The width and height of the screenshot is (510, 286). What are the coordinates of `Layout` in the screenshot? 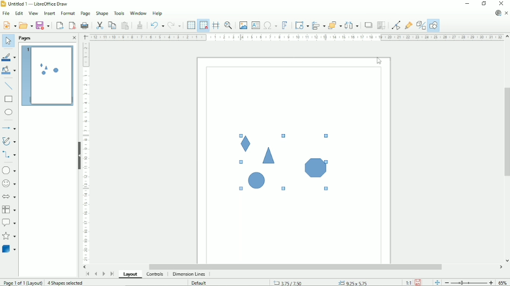 It's located at (130, 274).